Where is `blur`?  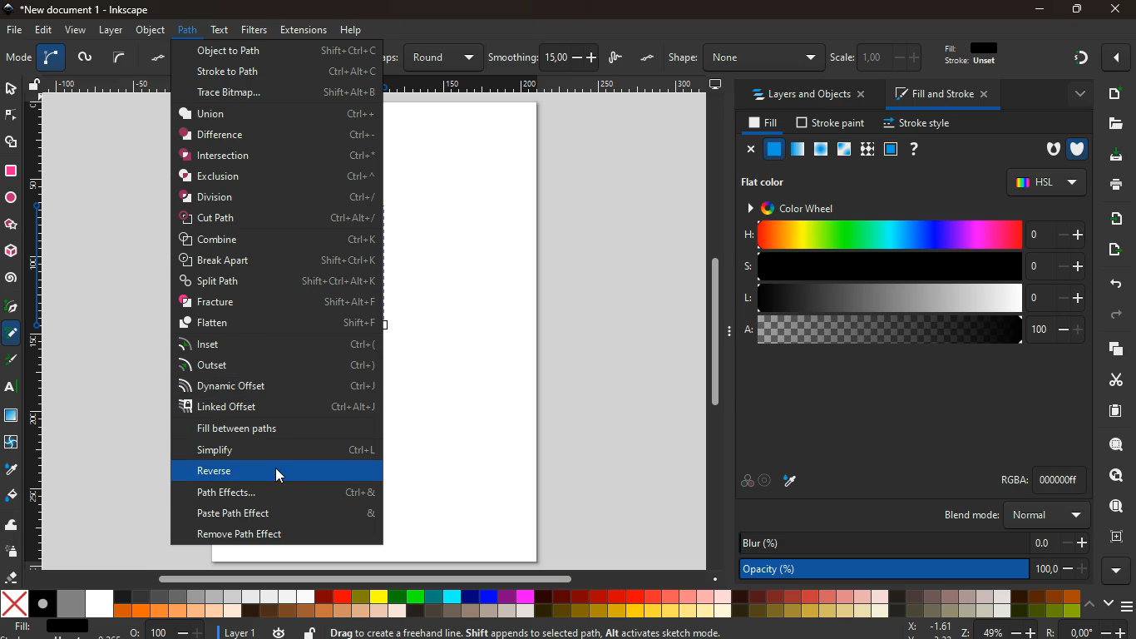
blur is located at coordinates (915, 542).